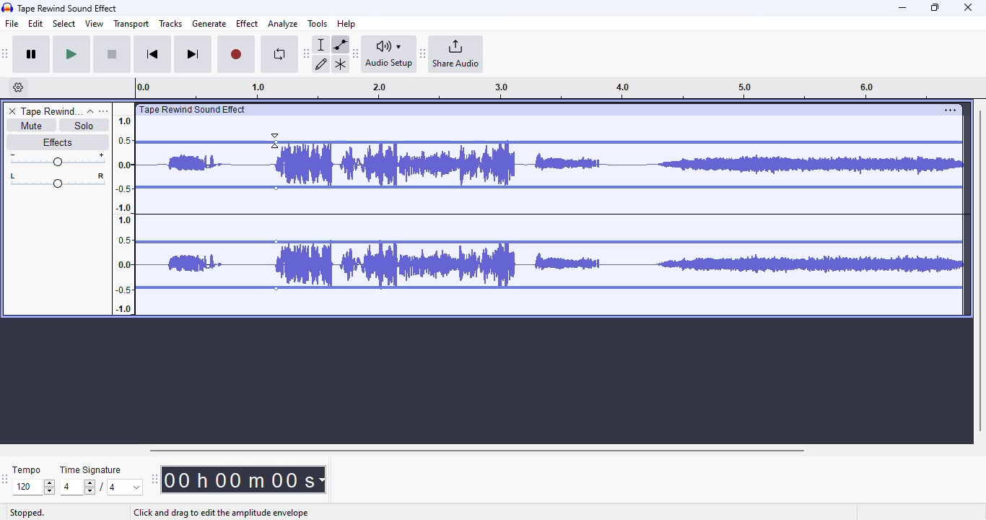 Image resolution: width=986 pixels, height=520 pixels. What do you see at coordinates (57, 160) in the screenshot?
I see `Change volume` at bounding box center [57, 160].